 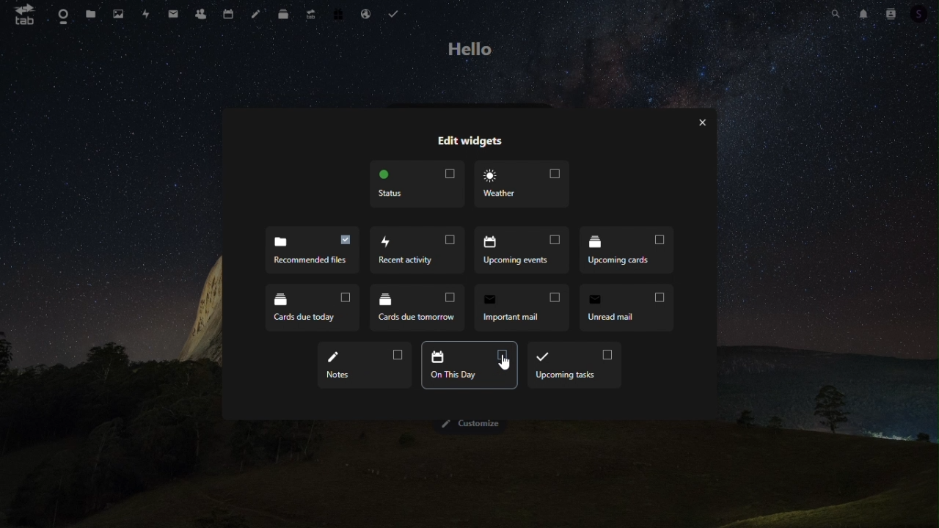 I want to click on Email hosting, so click(x=366, y=16).